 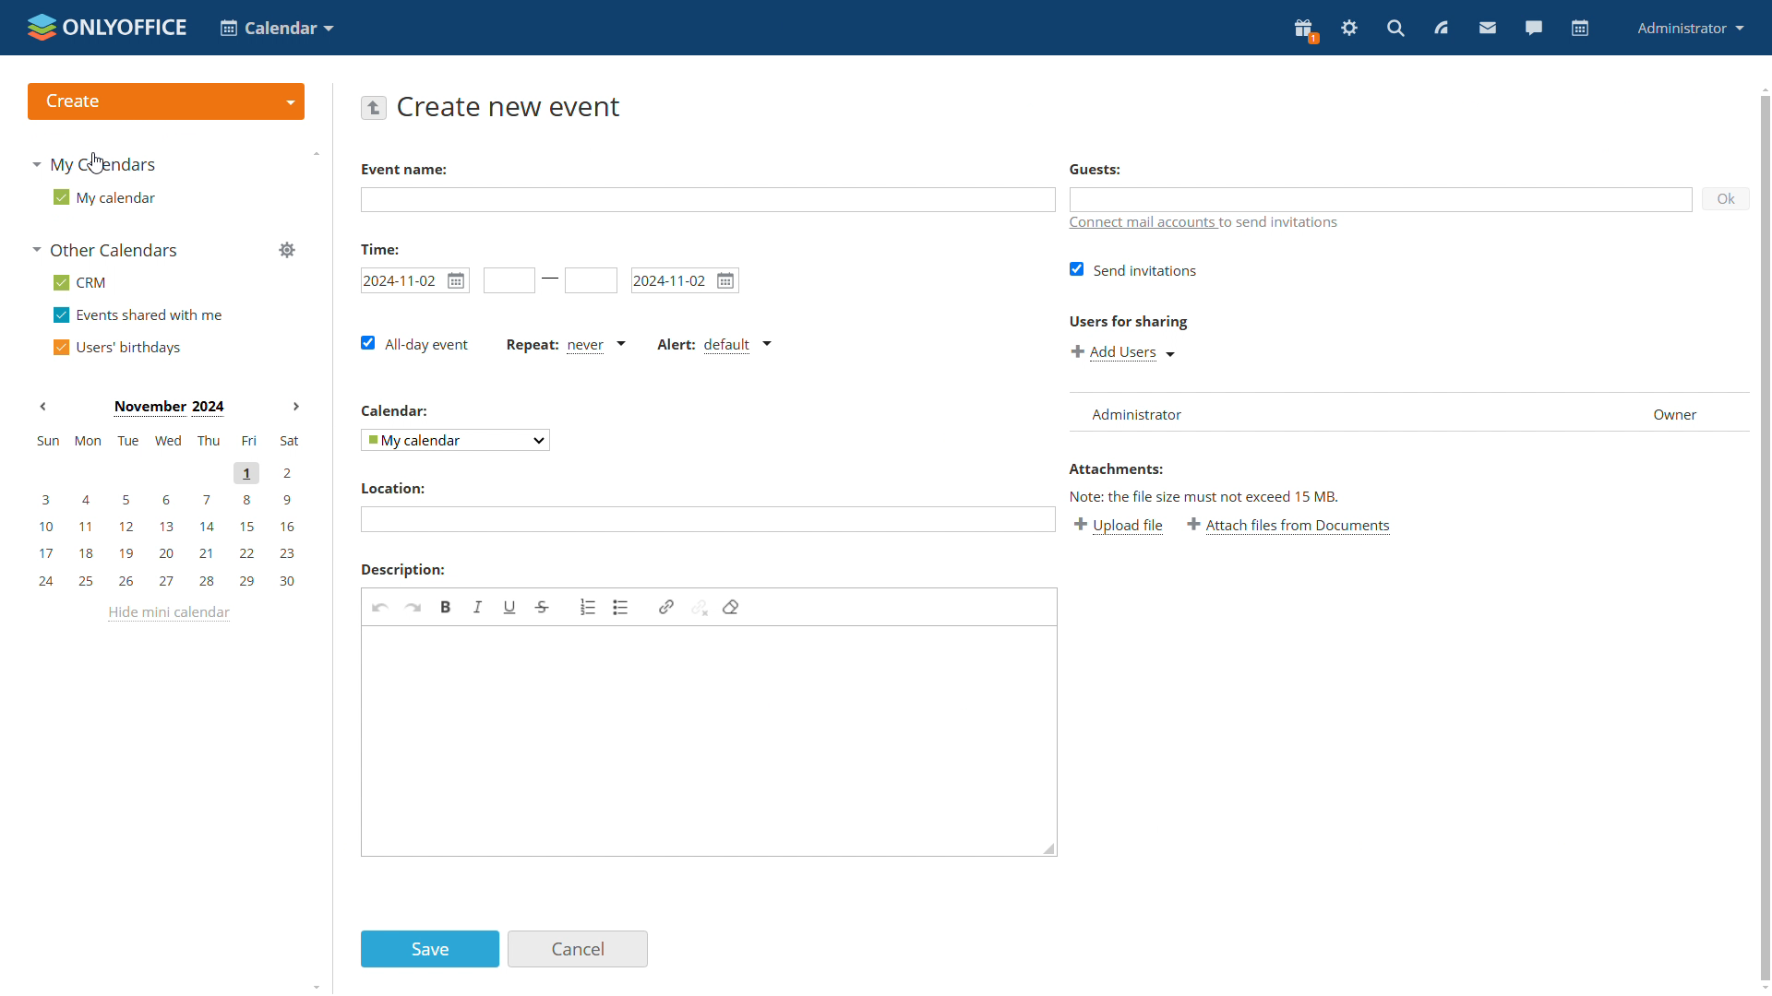 What do you see at coordinates (375, 108) in the screenshot?
I see `go back` at bounding box center [375, 108].